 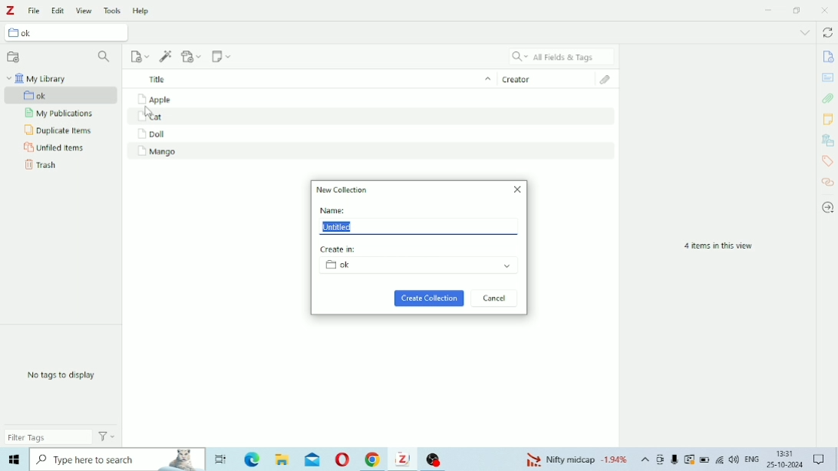 What do you see at coordinates (798, 10) in the screenshot?
I see `Restore down` at bounding box center [798, 10].